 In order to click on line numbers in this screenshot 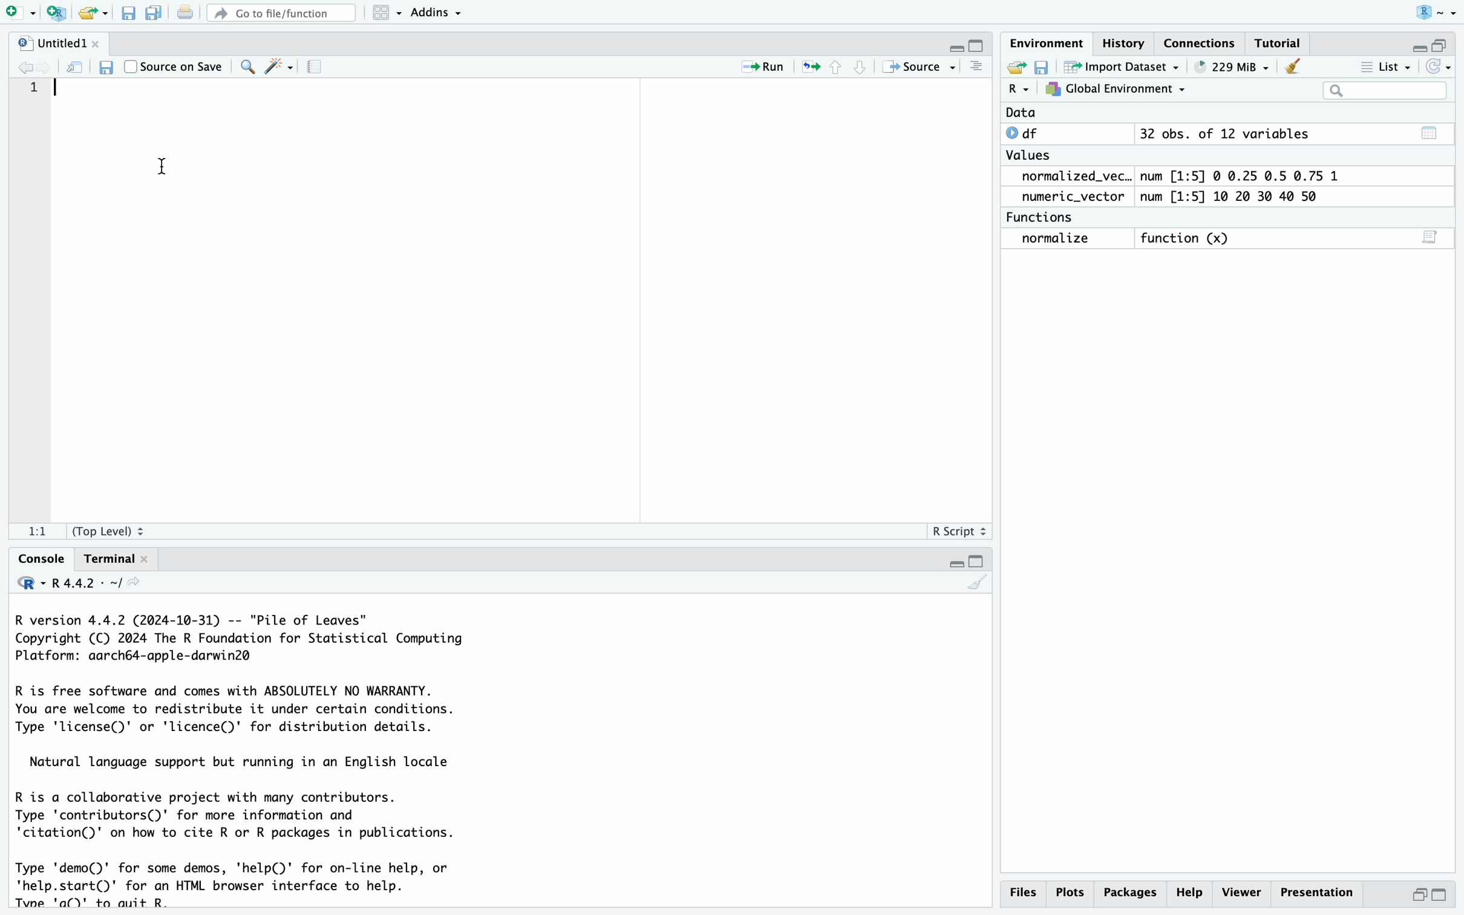, I will do `click(33, 144)`.